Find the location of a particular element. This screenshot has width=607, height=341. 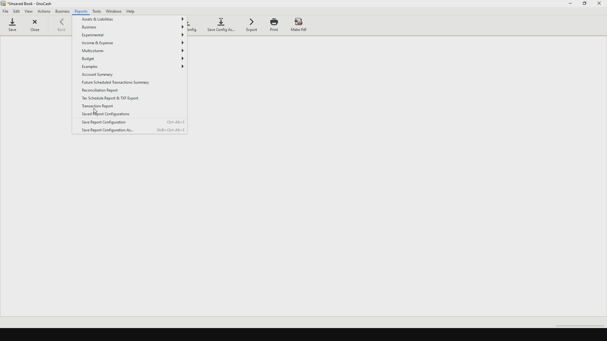

save config as is located at coordinates (221, 25).